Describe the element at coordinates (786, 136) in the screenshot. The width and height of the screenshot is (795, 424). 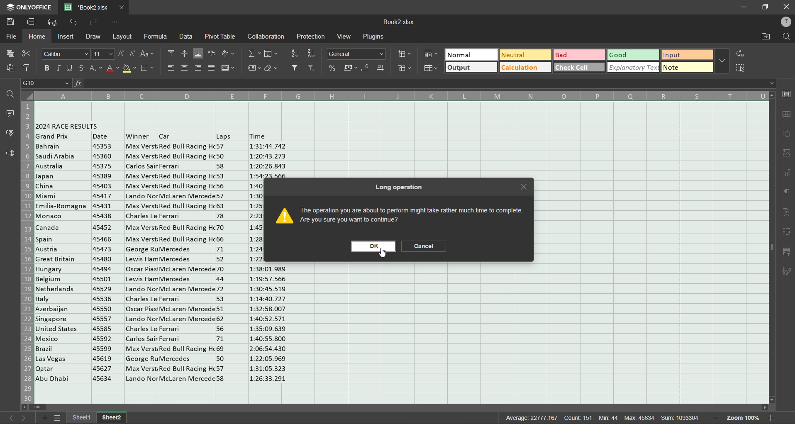
I see `shapes` at that location.